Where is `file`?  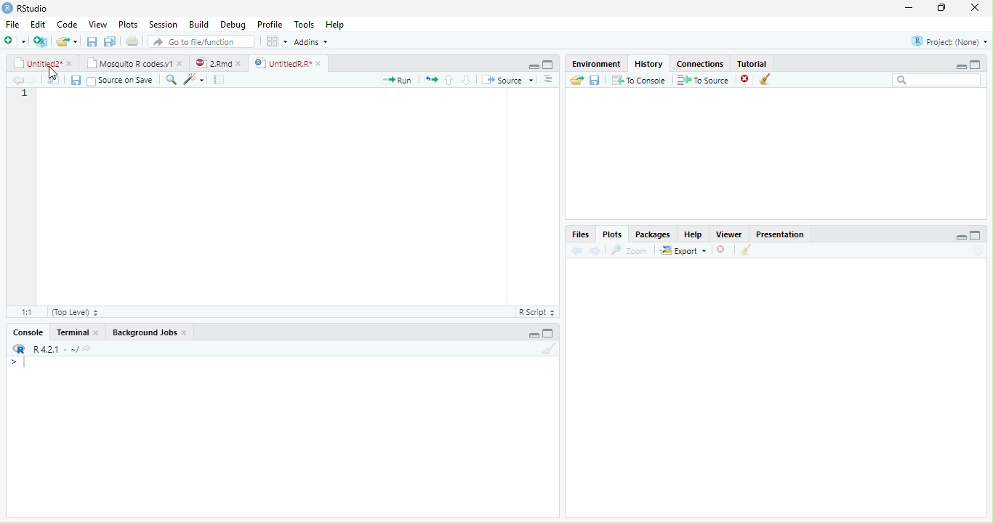
file is located at coordinates (12, 24).